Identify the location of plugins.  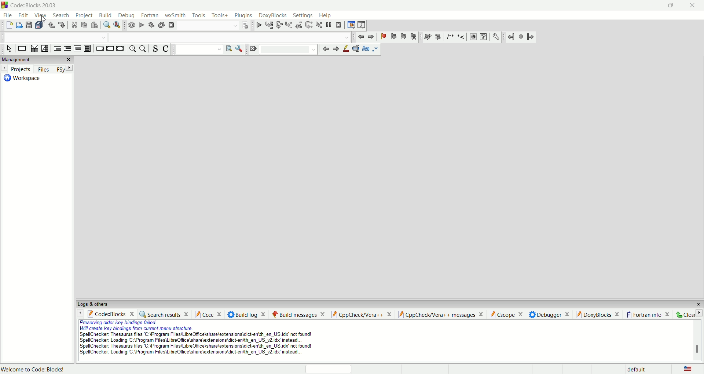
(245, 16).